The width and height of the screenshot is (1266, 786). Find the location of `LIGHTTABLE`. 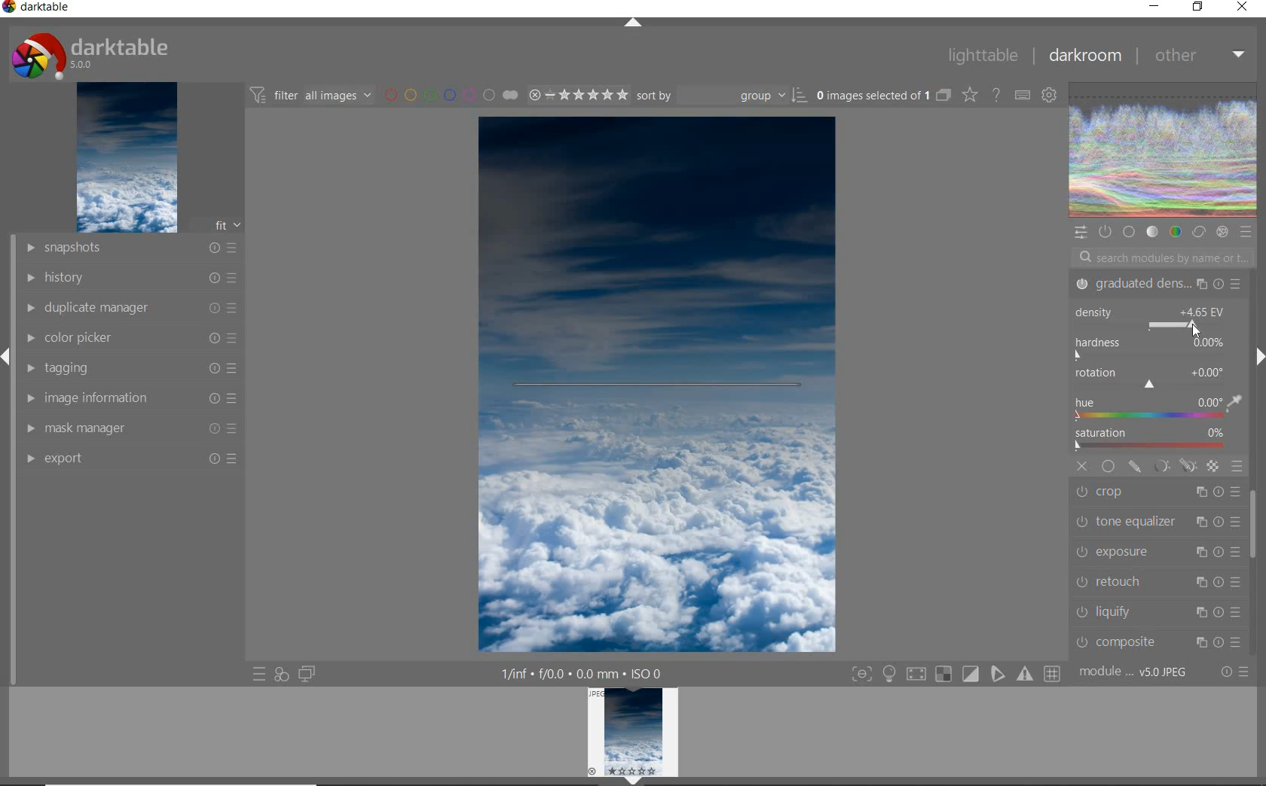

LIGHTTABLE is located at coordinates (981, 54).